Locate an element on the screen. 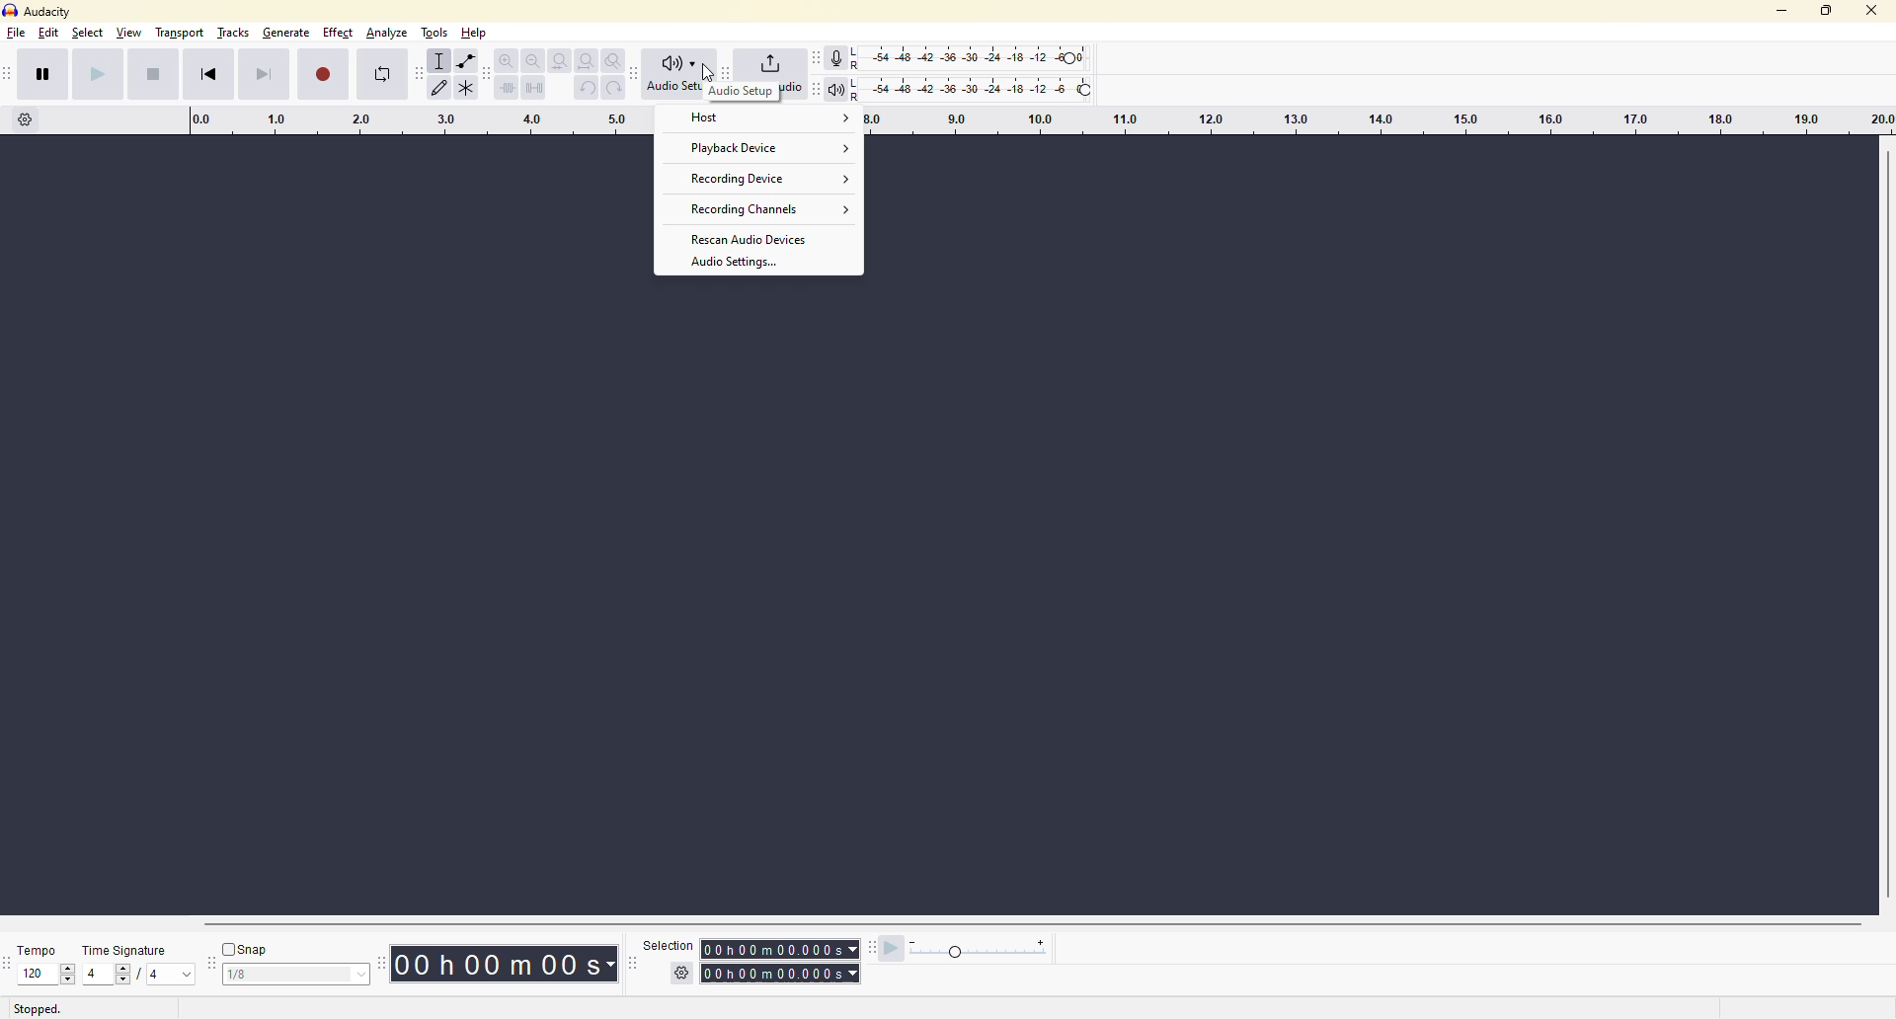 The width and height of the screenshot is (1896, 1019). tracks is located at coordinates (229, 35).